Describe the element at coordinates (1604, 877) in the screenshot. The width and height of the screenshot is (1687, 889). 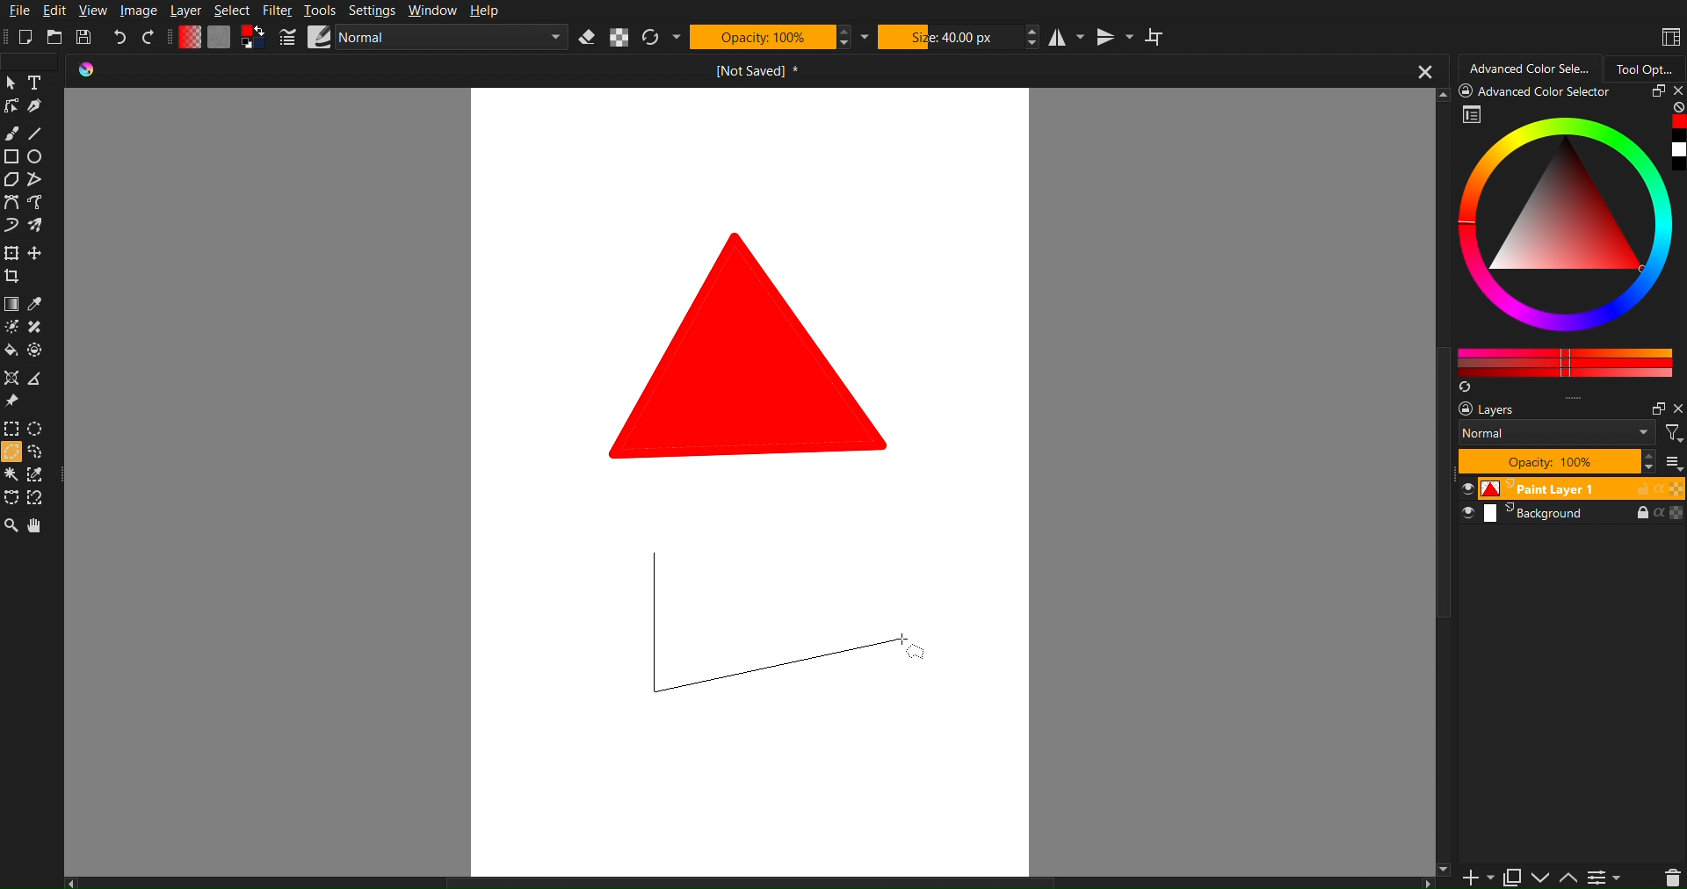
I see `Menu` at that location.